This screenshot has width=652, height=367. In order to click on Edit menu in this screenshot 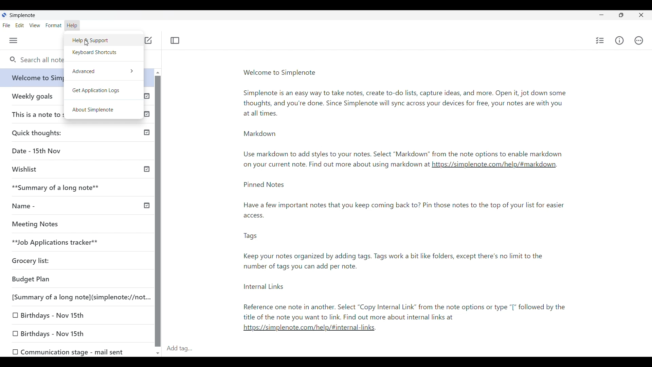, I will do `click(20, 25)`.